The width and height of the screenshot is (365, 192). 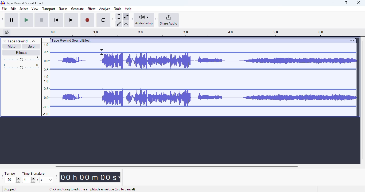 I want to click on Control point, so click(x=102, y=53).